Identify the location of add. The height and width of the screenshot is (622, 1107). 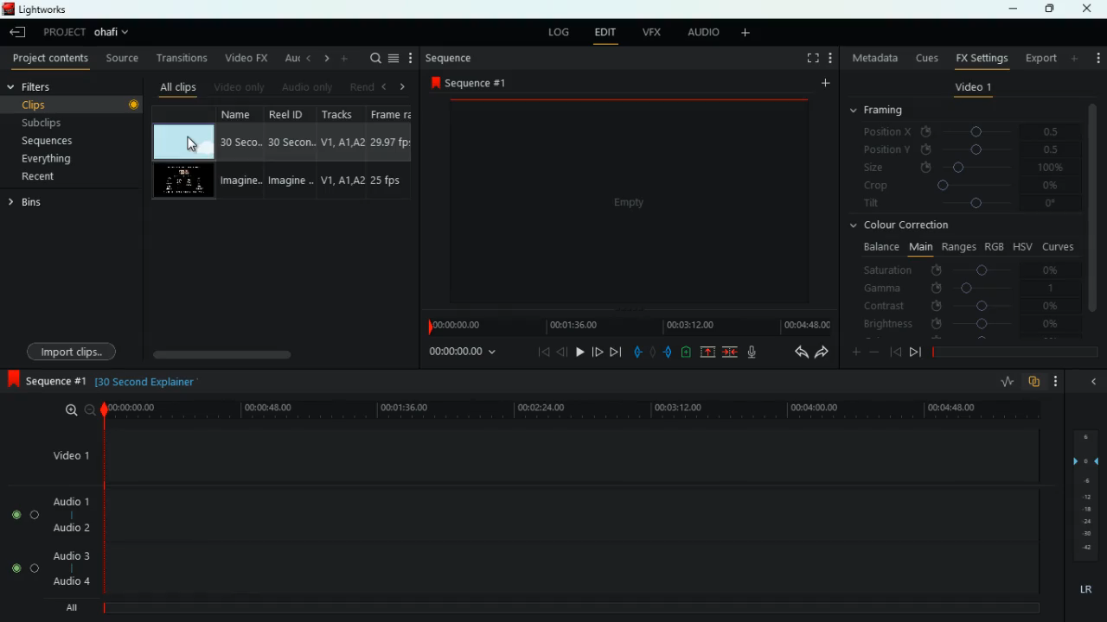
(830, 58).